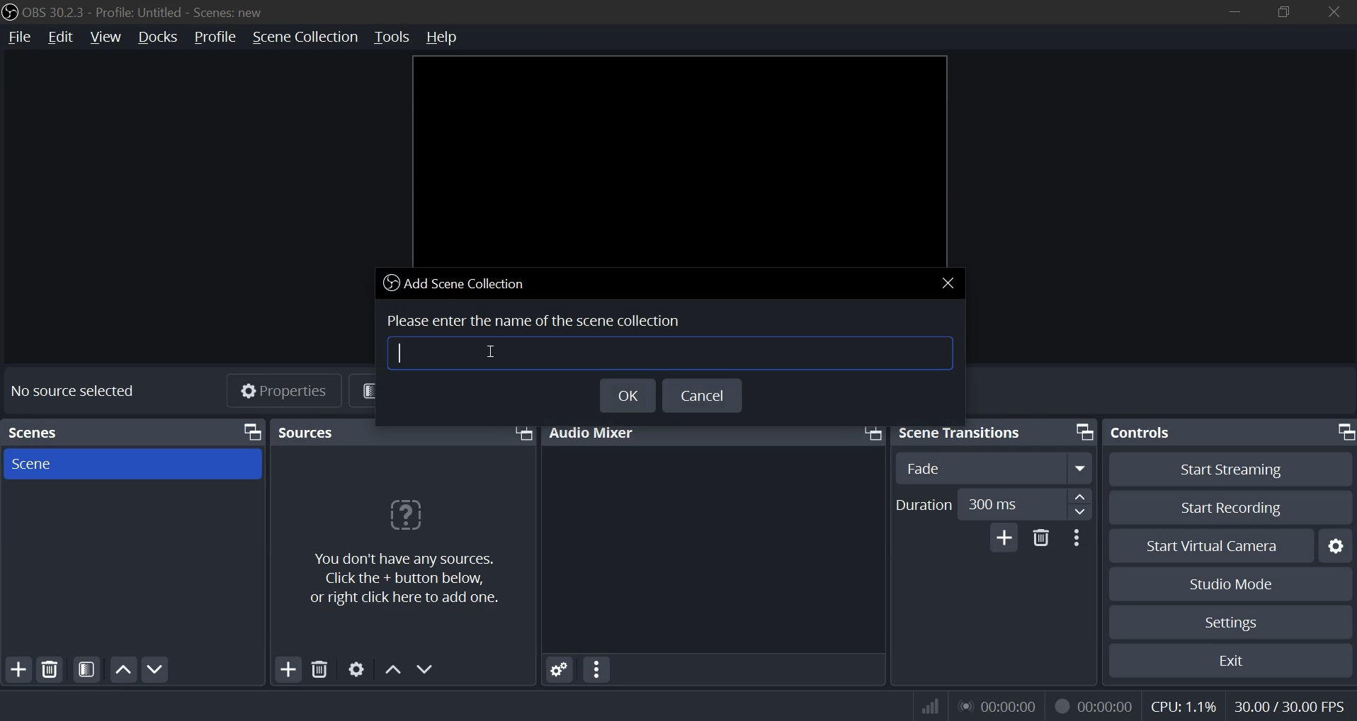  I want to click on Properties, so click(287, 392).